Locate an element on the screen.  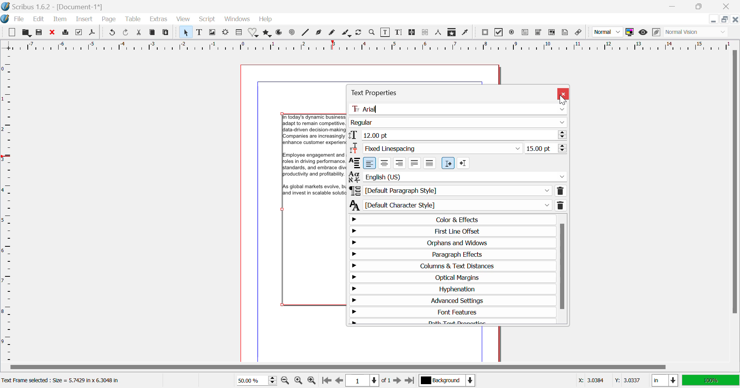
Link Annotation is located at coordinates (580, 33).